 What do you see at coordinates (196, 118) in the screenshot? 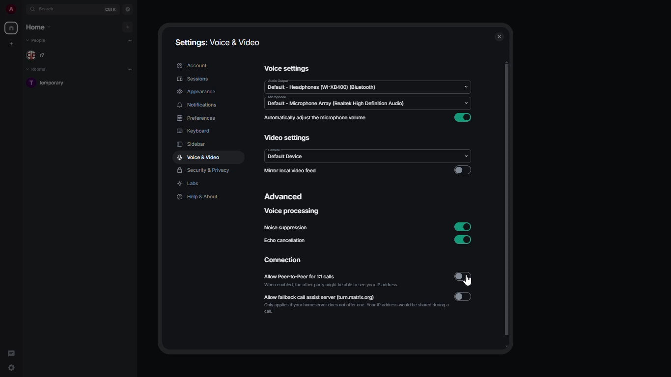
I see `preferences` at bounding box center [196, 118].